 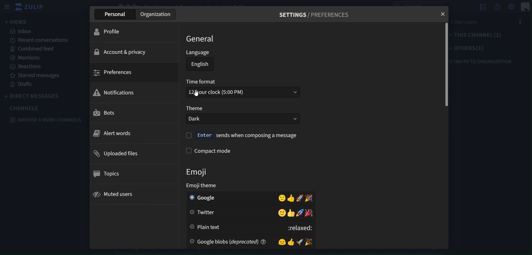 I want to click on direct messages, so click(x=33, y=97).